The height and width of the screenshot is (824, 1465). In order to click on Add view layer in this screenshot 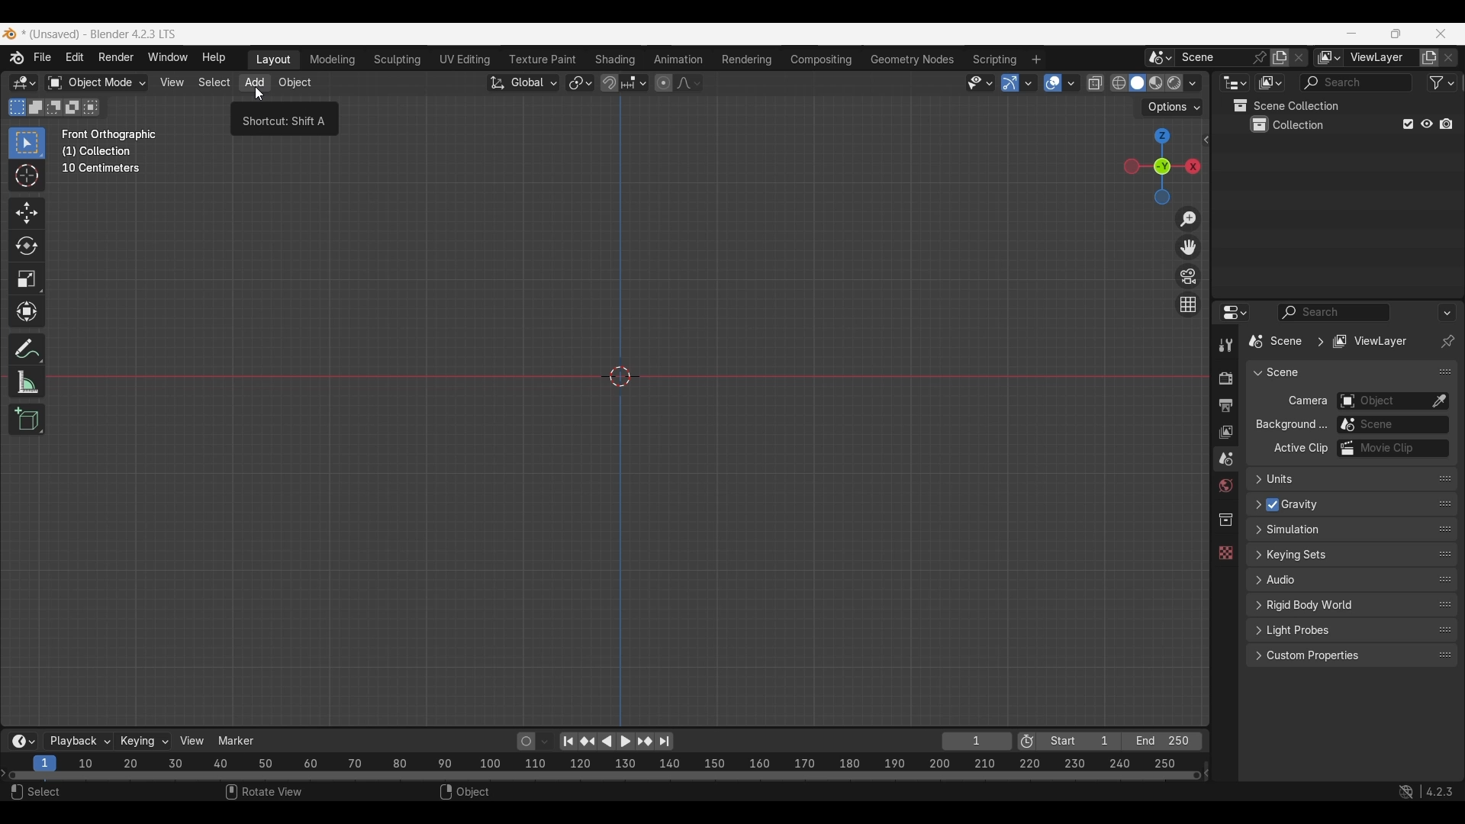, I will do `click(1429, 58)`.